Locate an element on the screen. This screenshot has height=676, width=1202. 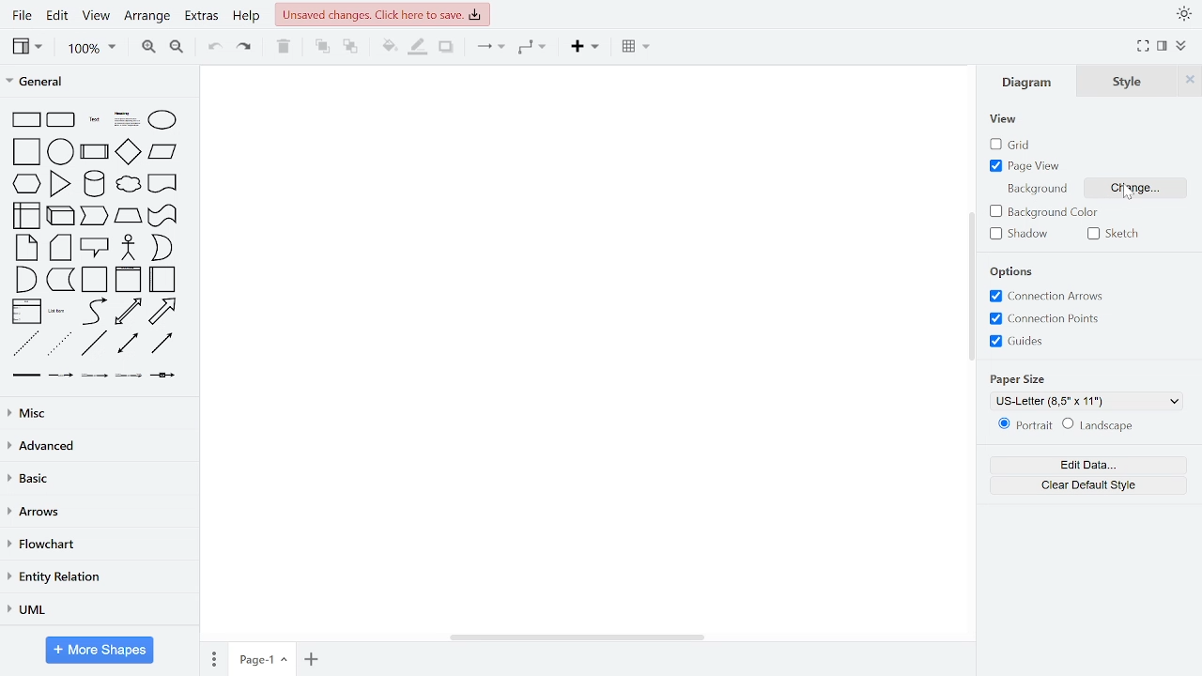
shadow is located at coordinates (448, 48).